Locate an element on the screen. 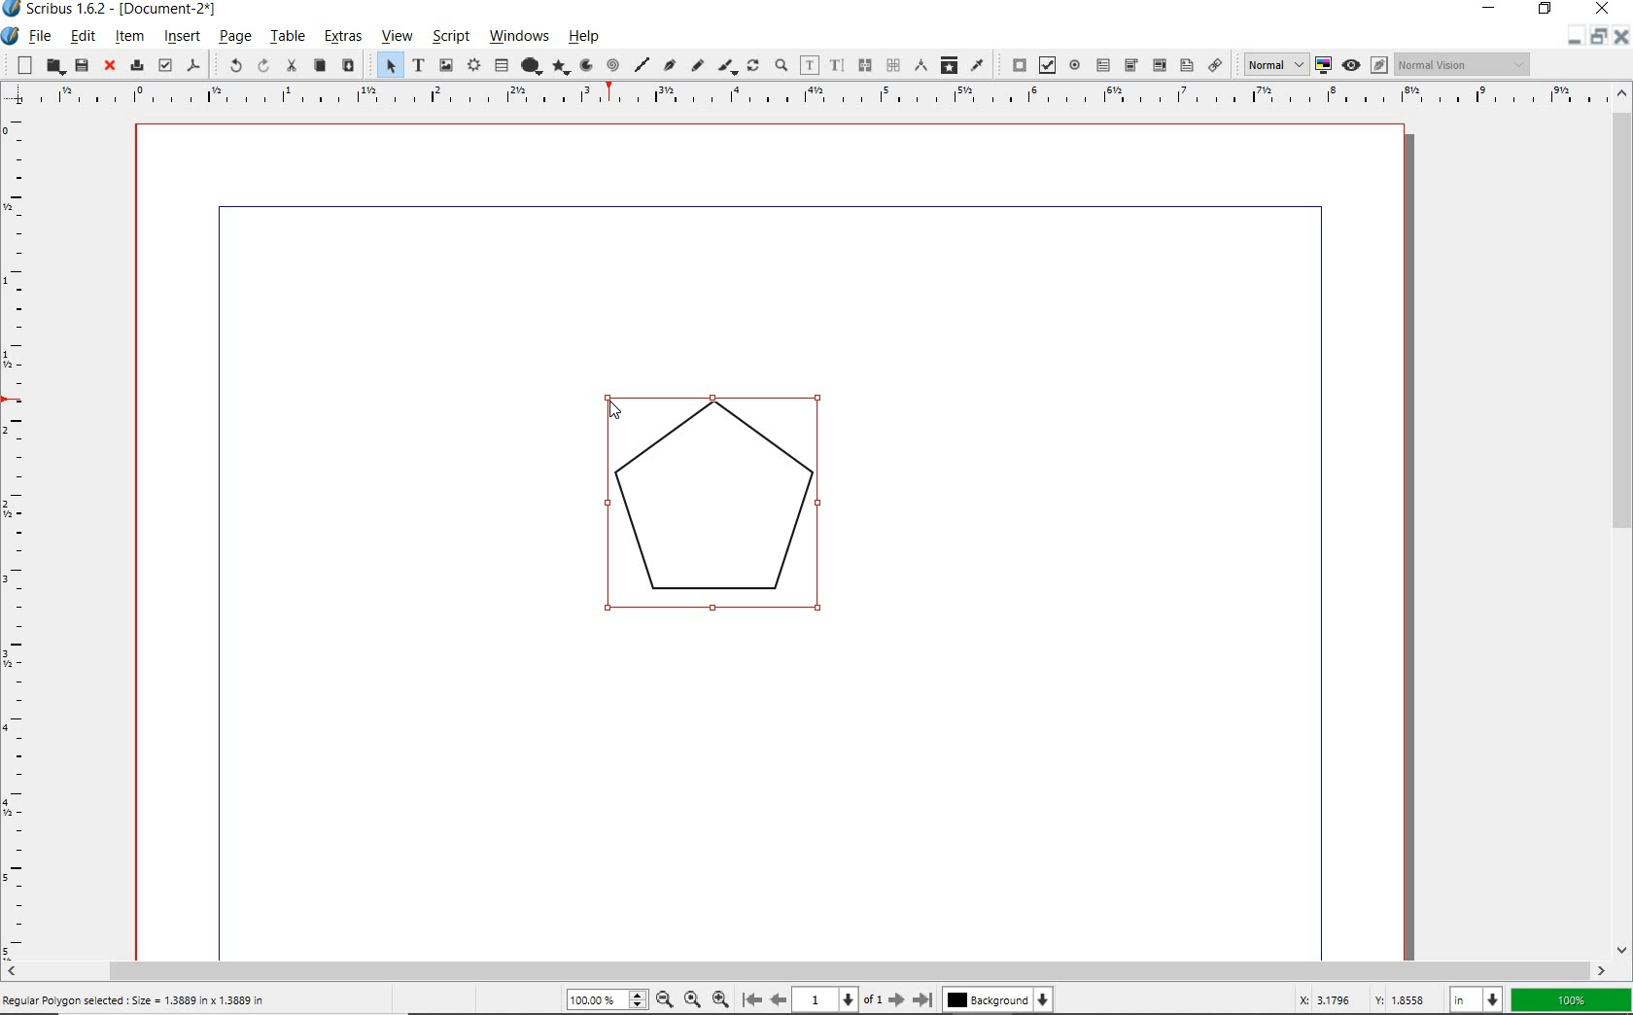 This screenshot has height=1015, width=1633. close document is located at coordinates (1619, 36).